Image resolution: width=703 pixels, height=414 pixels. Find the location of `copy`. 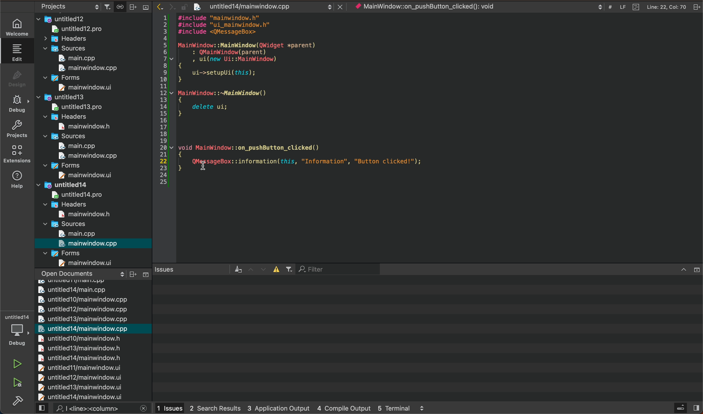

copy is located at coordinates (119, 6).